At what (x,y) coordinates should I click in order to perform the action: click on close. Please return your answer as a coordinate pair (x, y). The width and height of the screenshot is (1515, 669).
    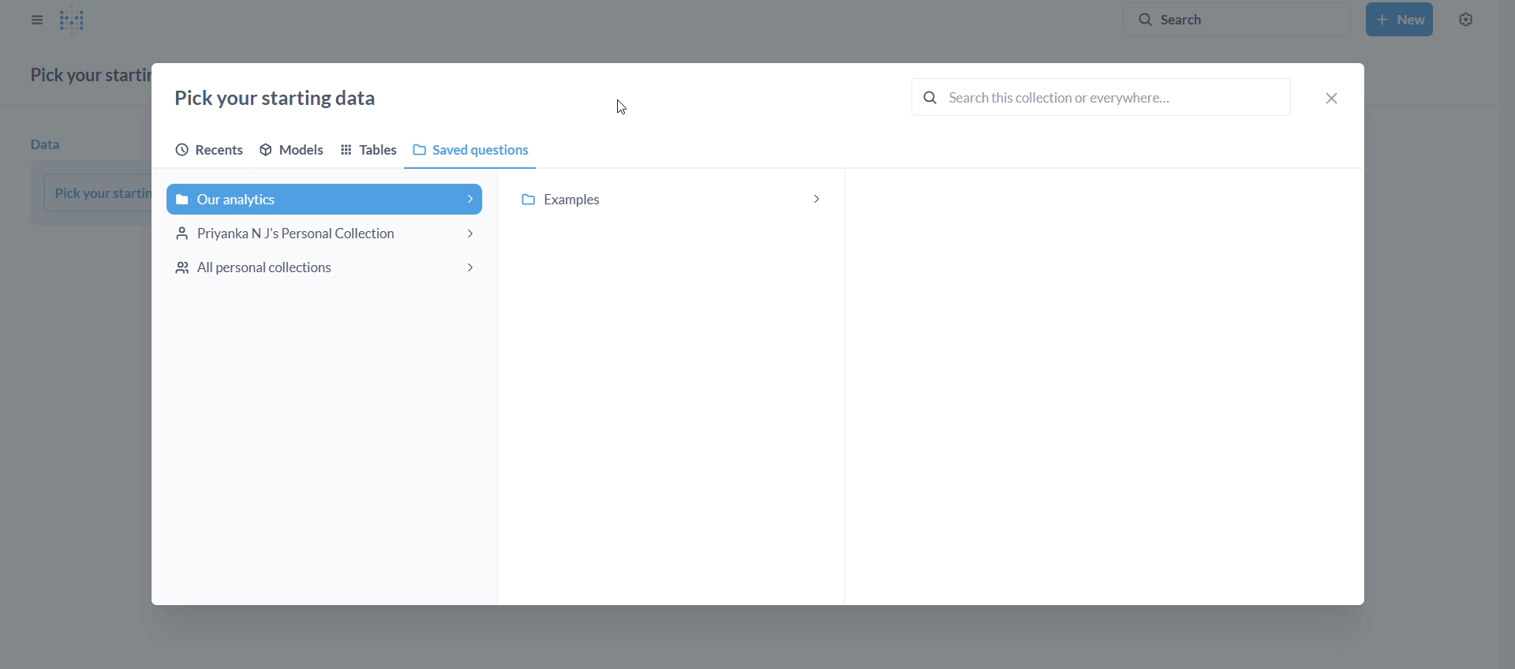
    Looking at the image, I should click on (1333, 99).